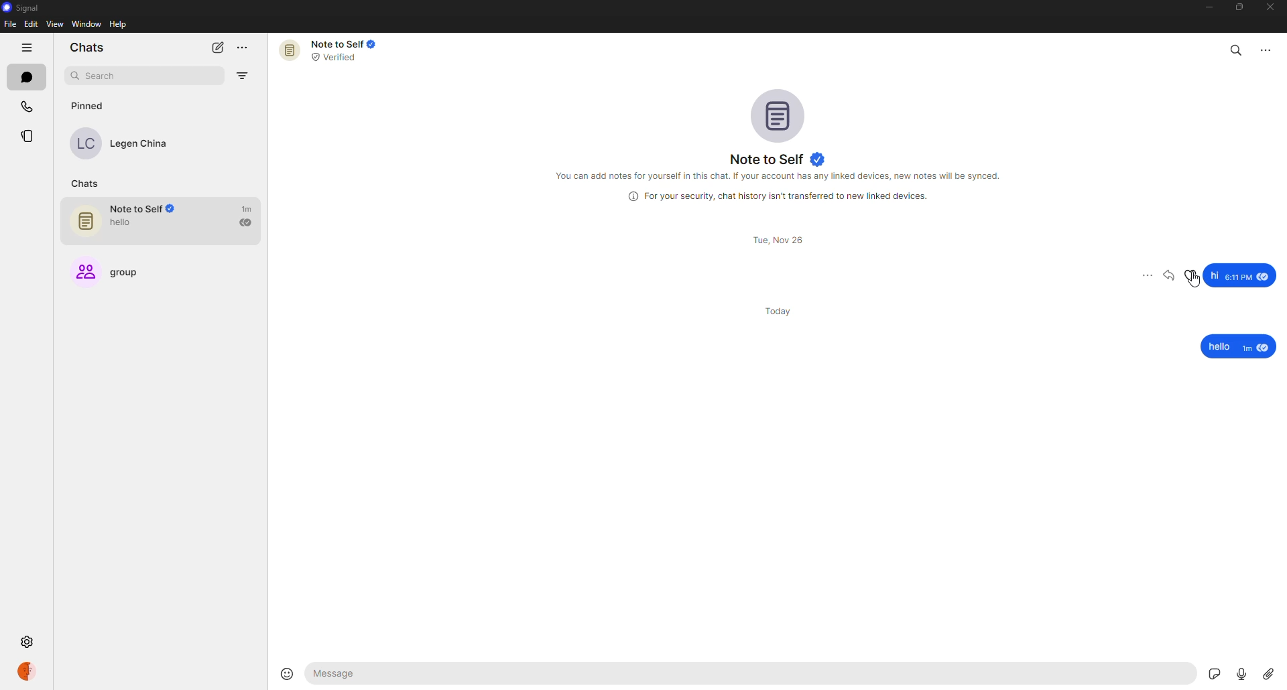  What do you see at coordinates (1239, 671) in the screenshot?
I see `record` at bounding box center [1239, 671].